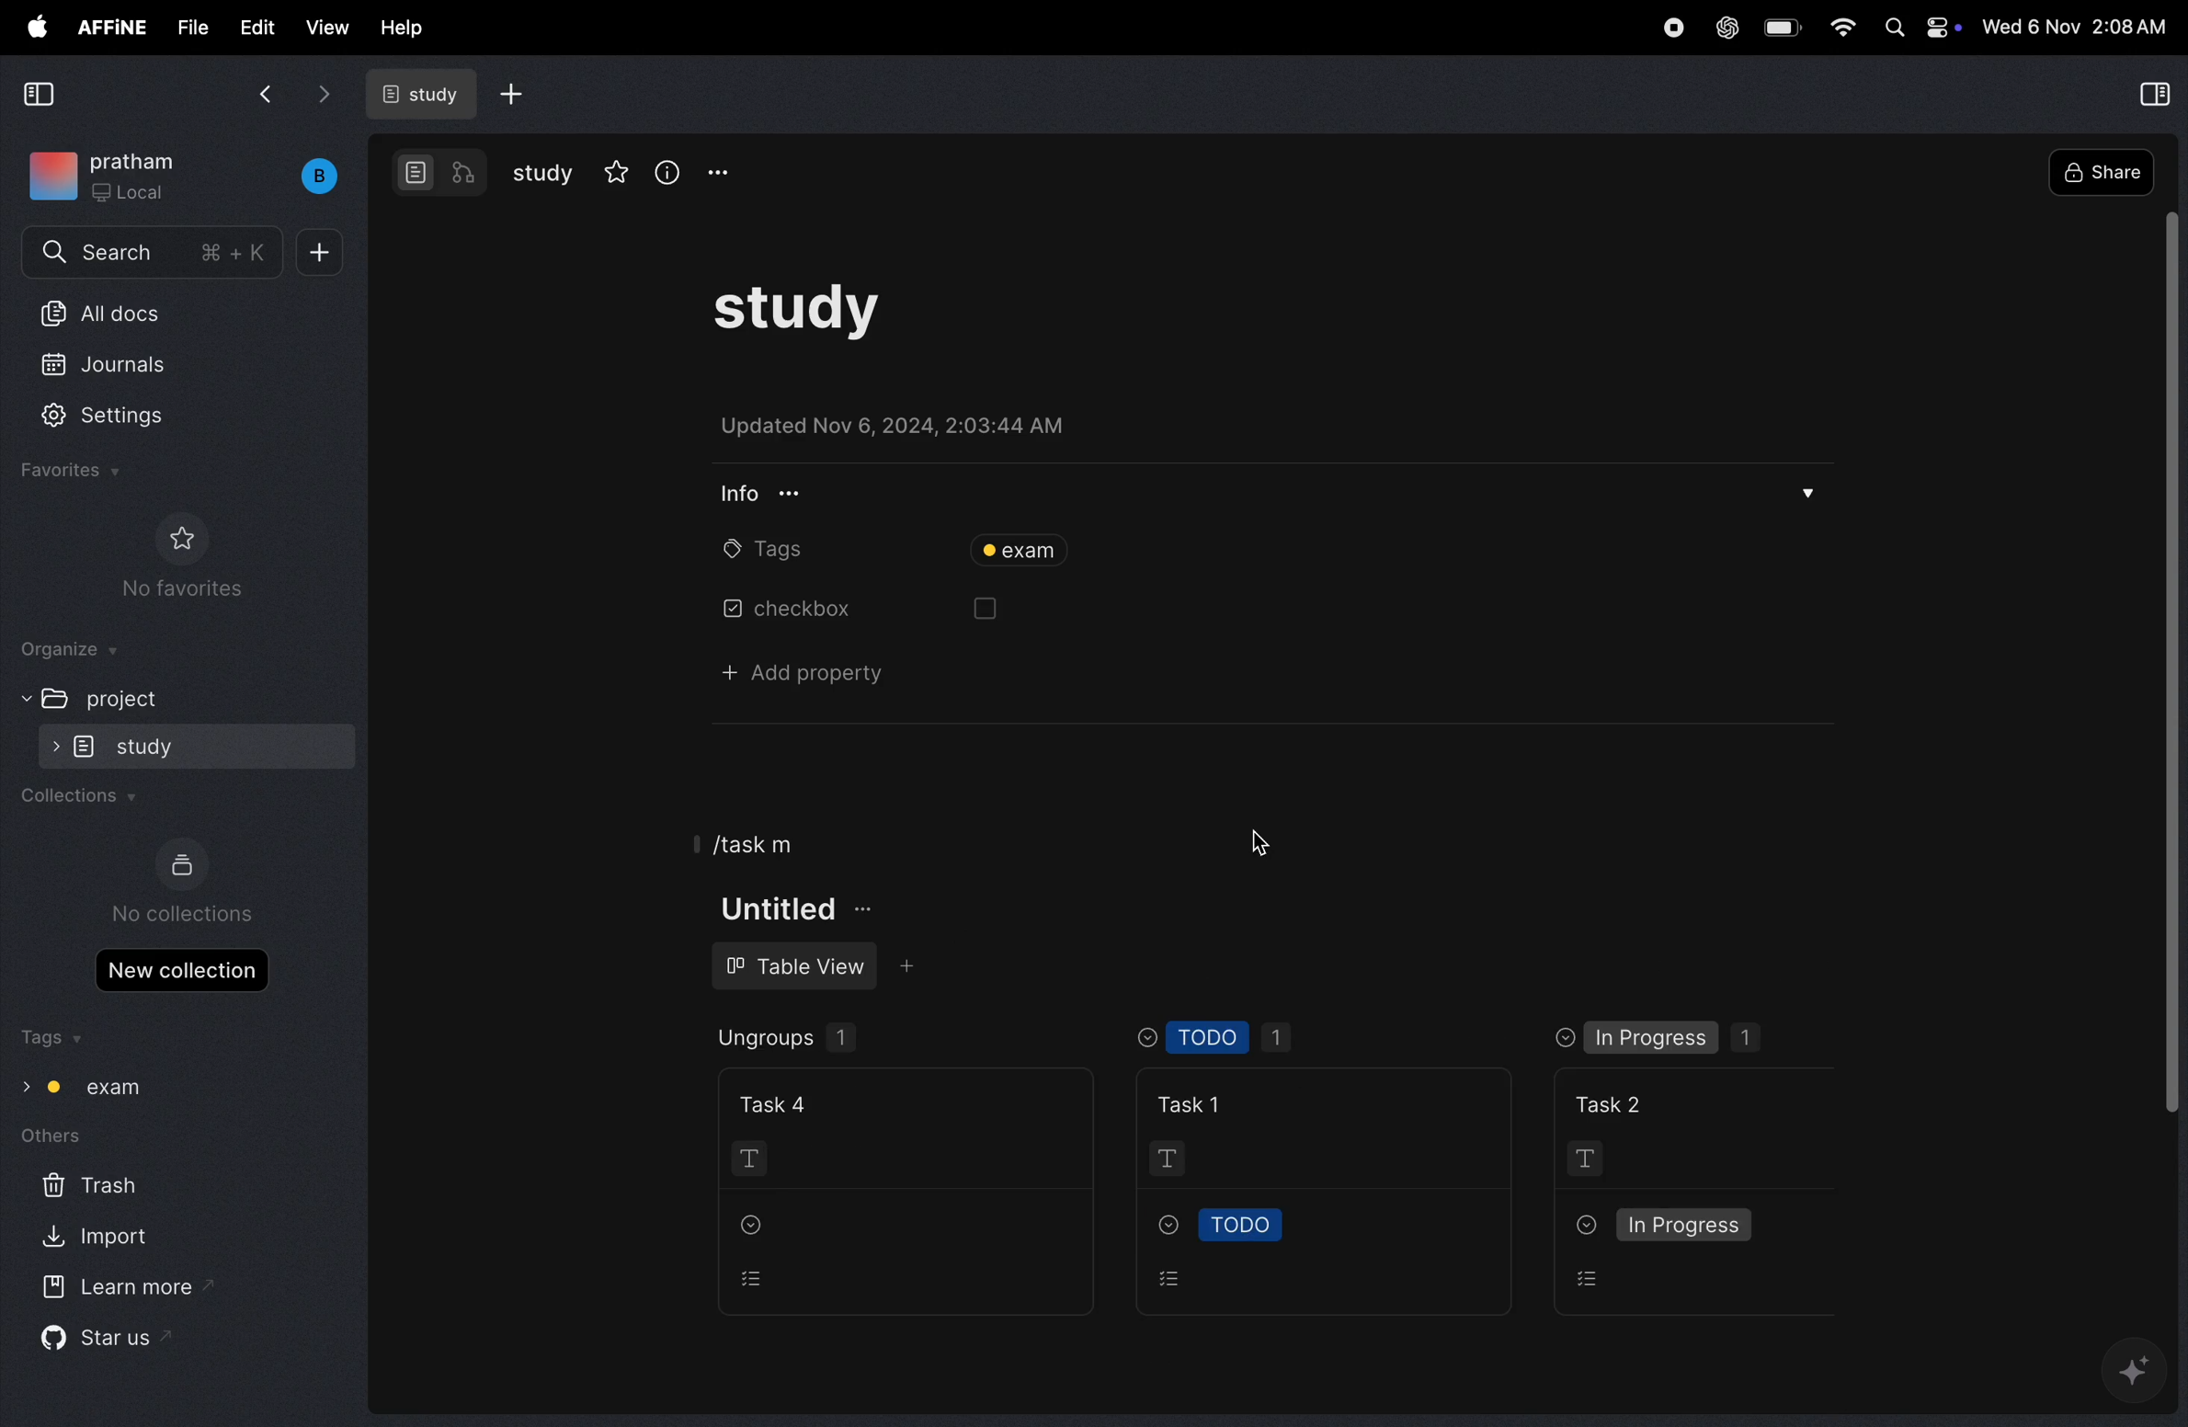 The width and height of the screenshot is (2188, 1427). Describe the element at coordinates (319, 250) in the screenshot. I see `add` at that location.